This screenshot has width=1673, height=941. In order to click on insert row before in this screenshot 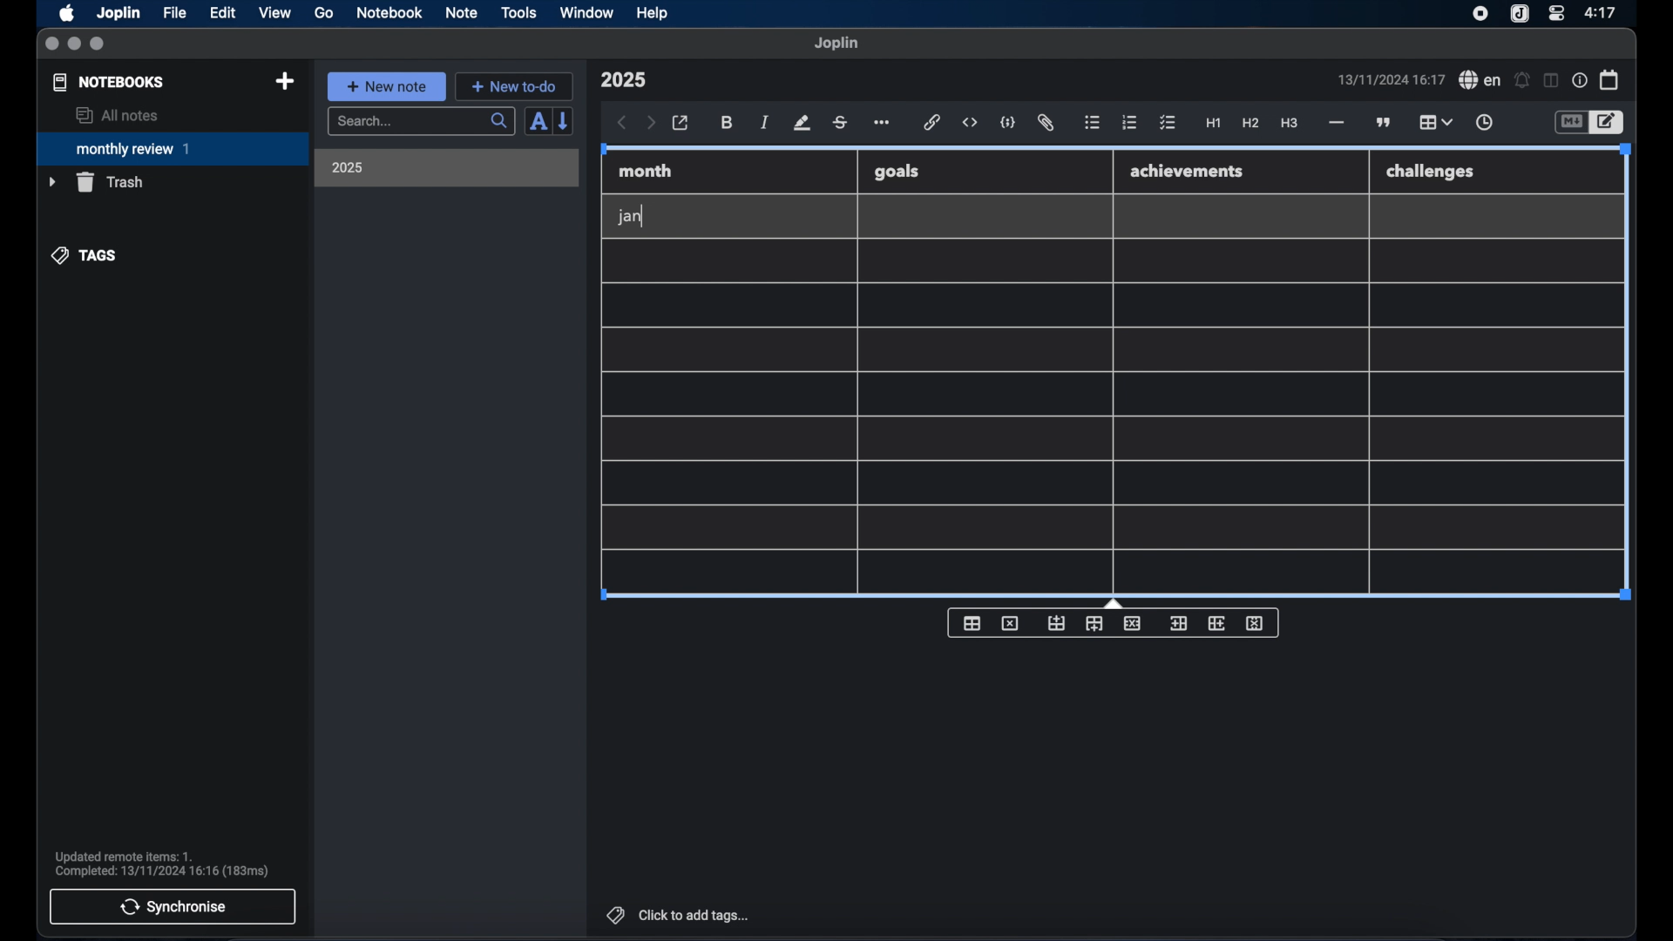, I will do `click(1057, 624)`.